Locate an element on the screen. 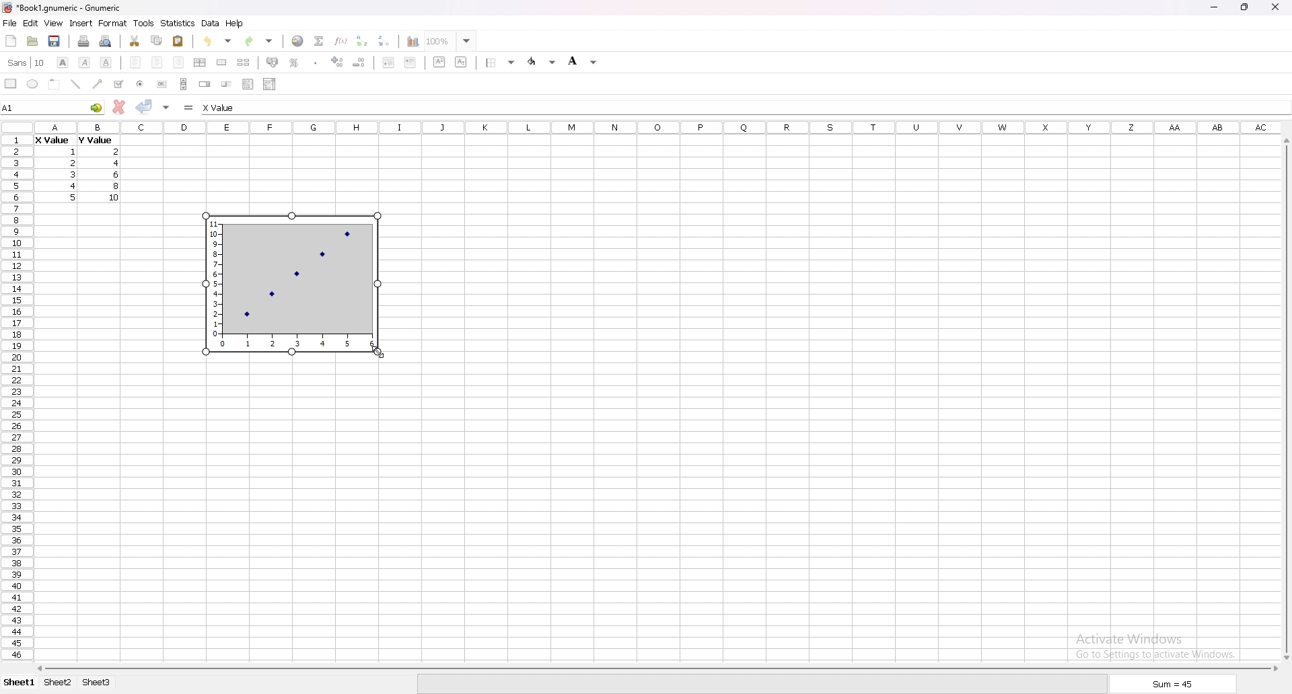 Image resolution: width=1292 pixels, height=694 pixels. print preview is located at coordinates (106, 41).